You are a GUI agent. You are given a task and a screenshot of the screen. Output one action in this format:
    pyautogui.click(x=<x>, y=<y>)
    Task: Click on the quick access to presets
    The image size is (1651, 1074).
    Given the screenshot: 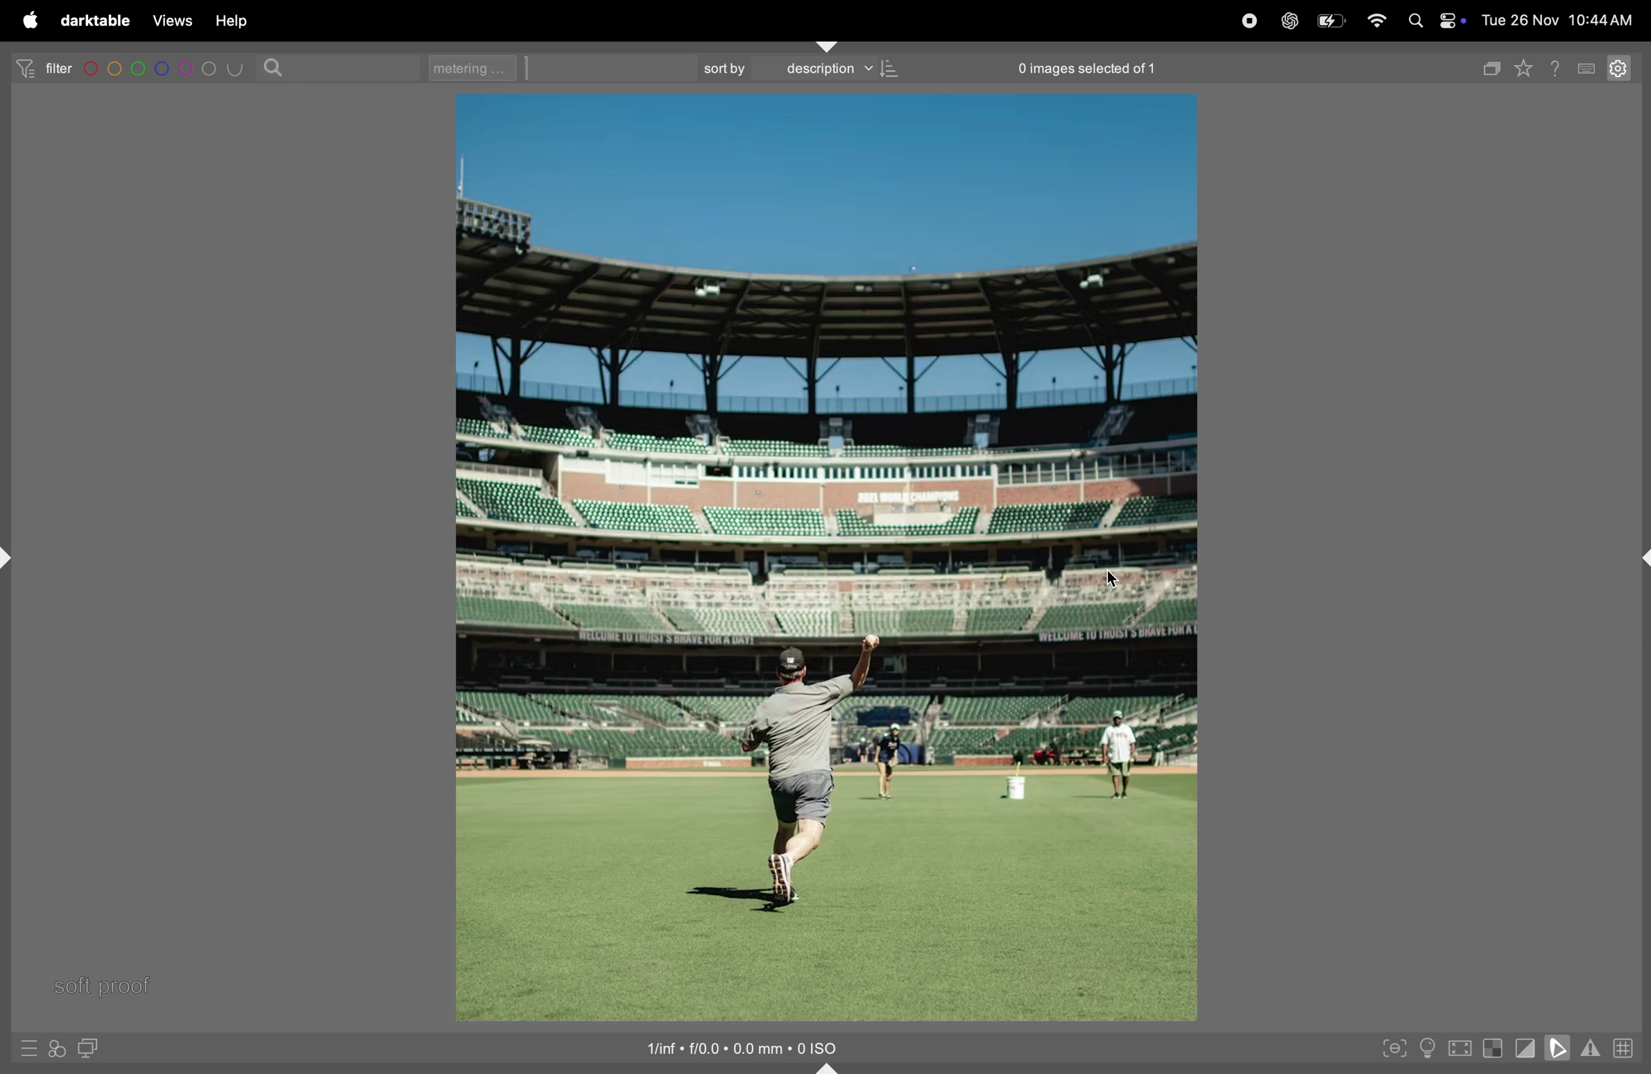 What is the action you would take?
    pyautogui.click(x=27, y=1050)
    